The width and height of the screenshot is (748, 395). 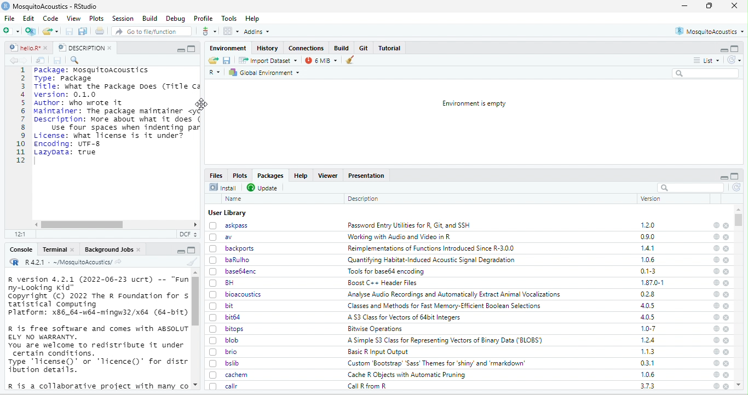 What do you see at coordinates (267, 49) in the screenshot?
I see `History` at bounding box center [267, 49].